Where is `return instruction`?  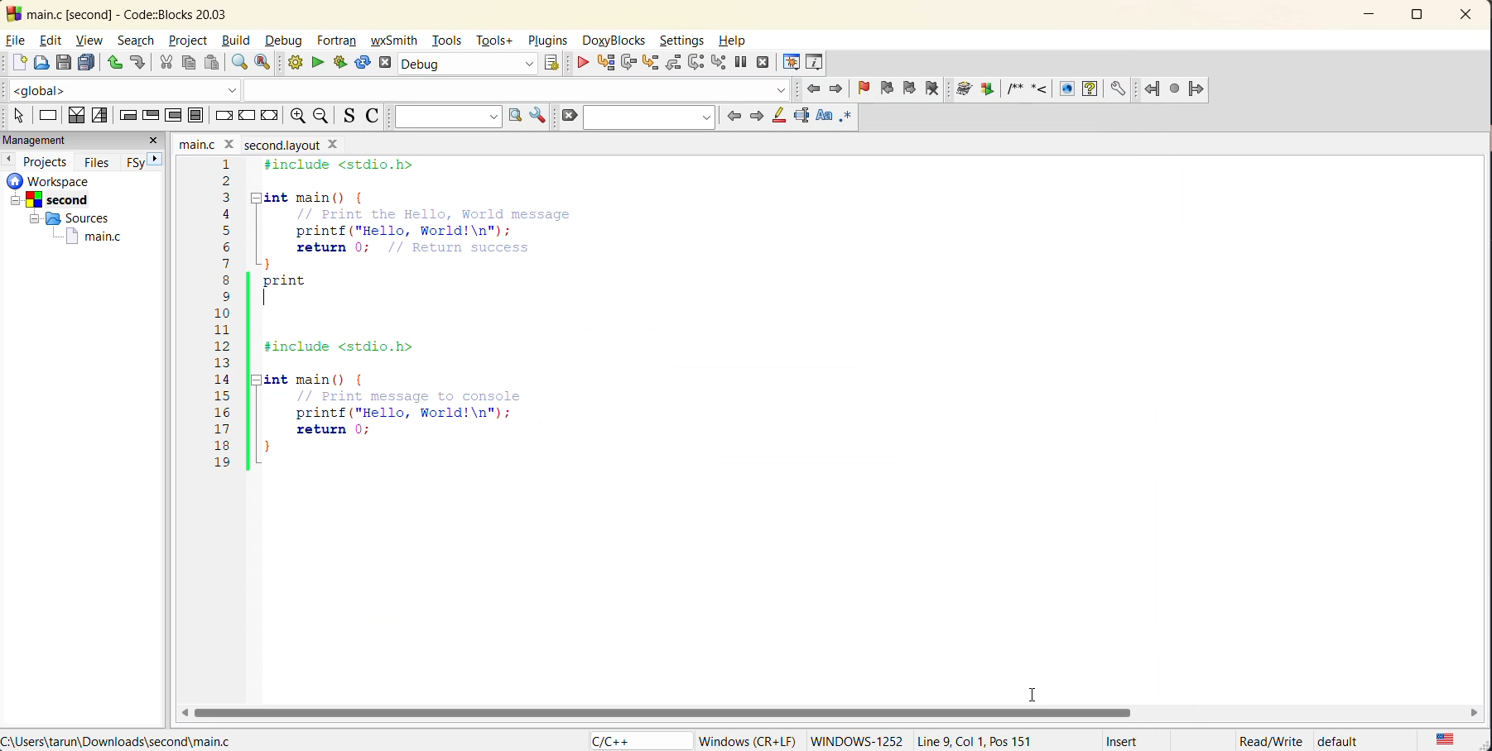 return instruction is located at coordinates (272, 117).